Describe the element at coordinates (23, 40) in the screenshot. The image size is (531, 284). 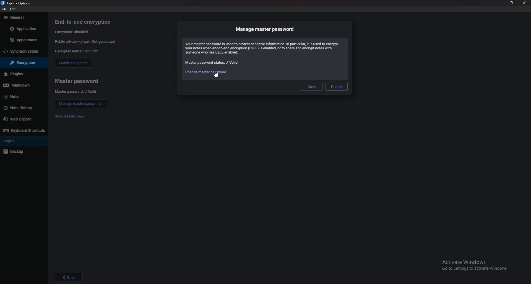
I see `appearance` at that location.